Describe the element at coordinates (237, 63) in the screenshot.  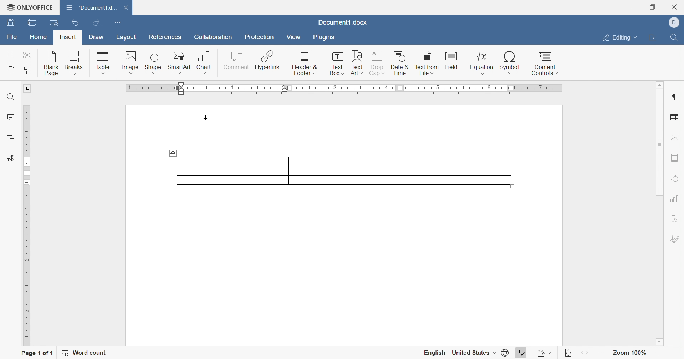
I see `Comment` at that location.